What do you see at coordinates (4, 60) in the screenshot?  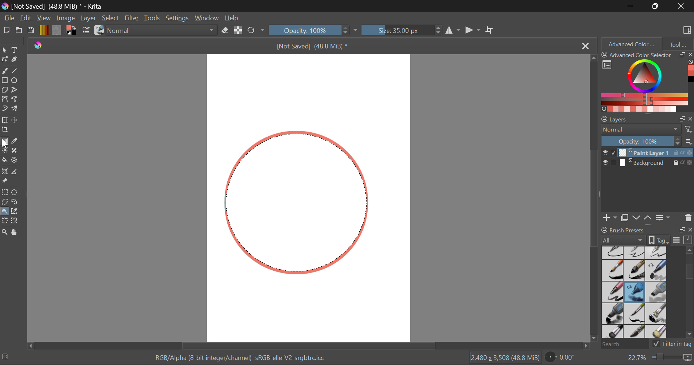 I see `Edit Shapes Tool` at bounding box center [4, 60].